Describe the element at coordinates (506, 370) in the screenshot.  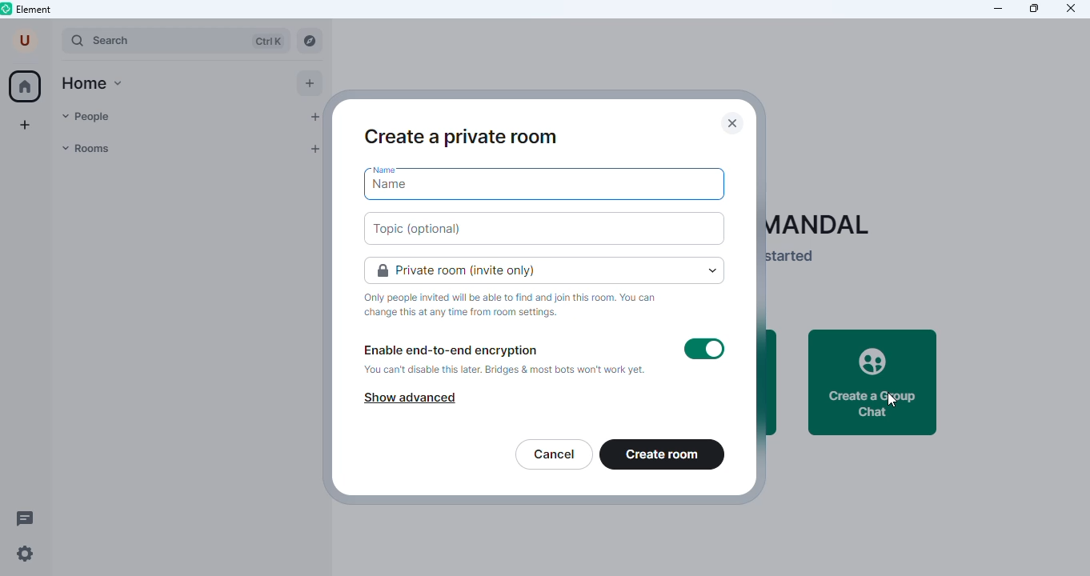
I see `you can disable this later. Bridges & most bots won't work yet.` at that location.